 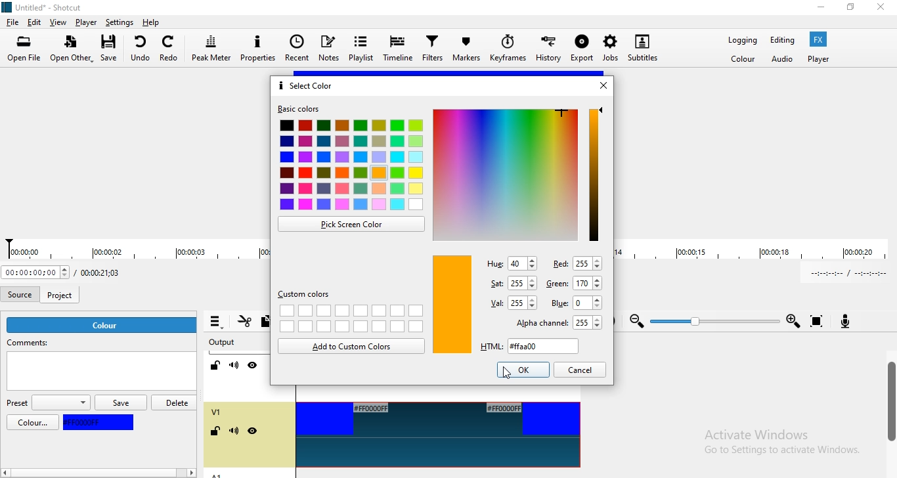 What do you see at coordinates (297, 47) in the screenshot?
I see `Recent` at bounding box center [297, 47].